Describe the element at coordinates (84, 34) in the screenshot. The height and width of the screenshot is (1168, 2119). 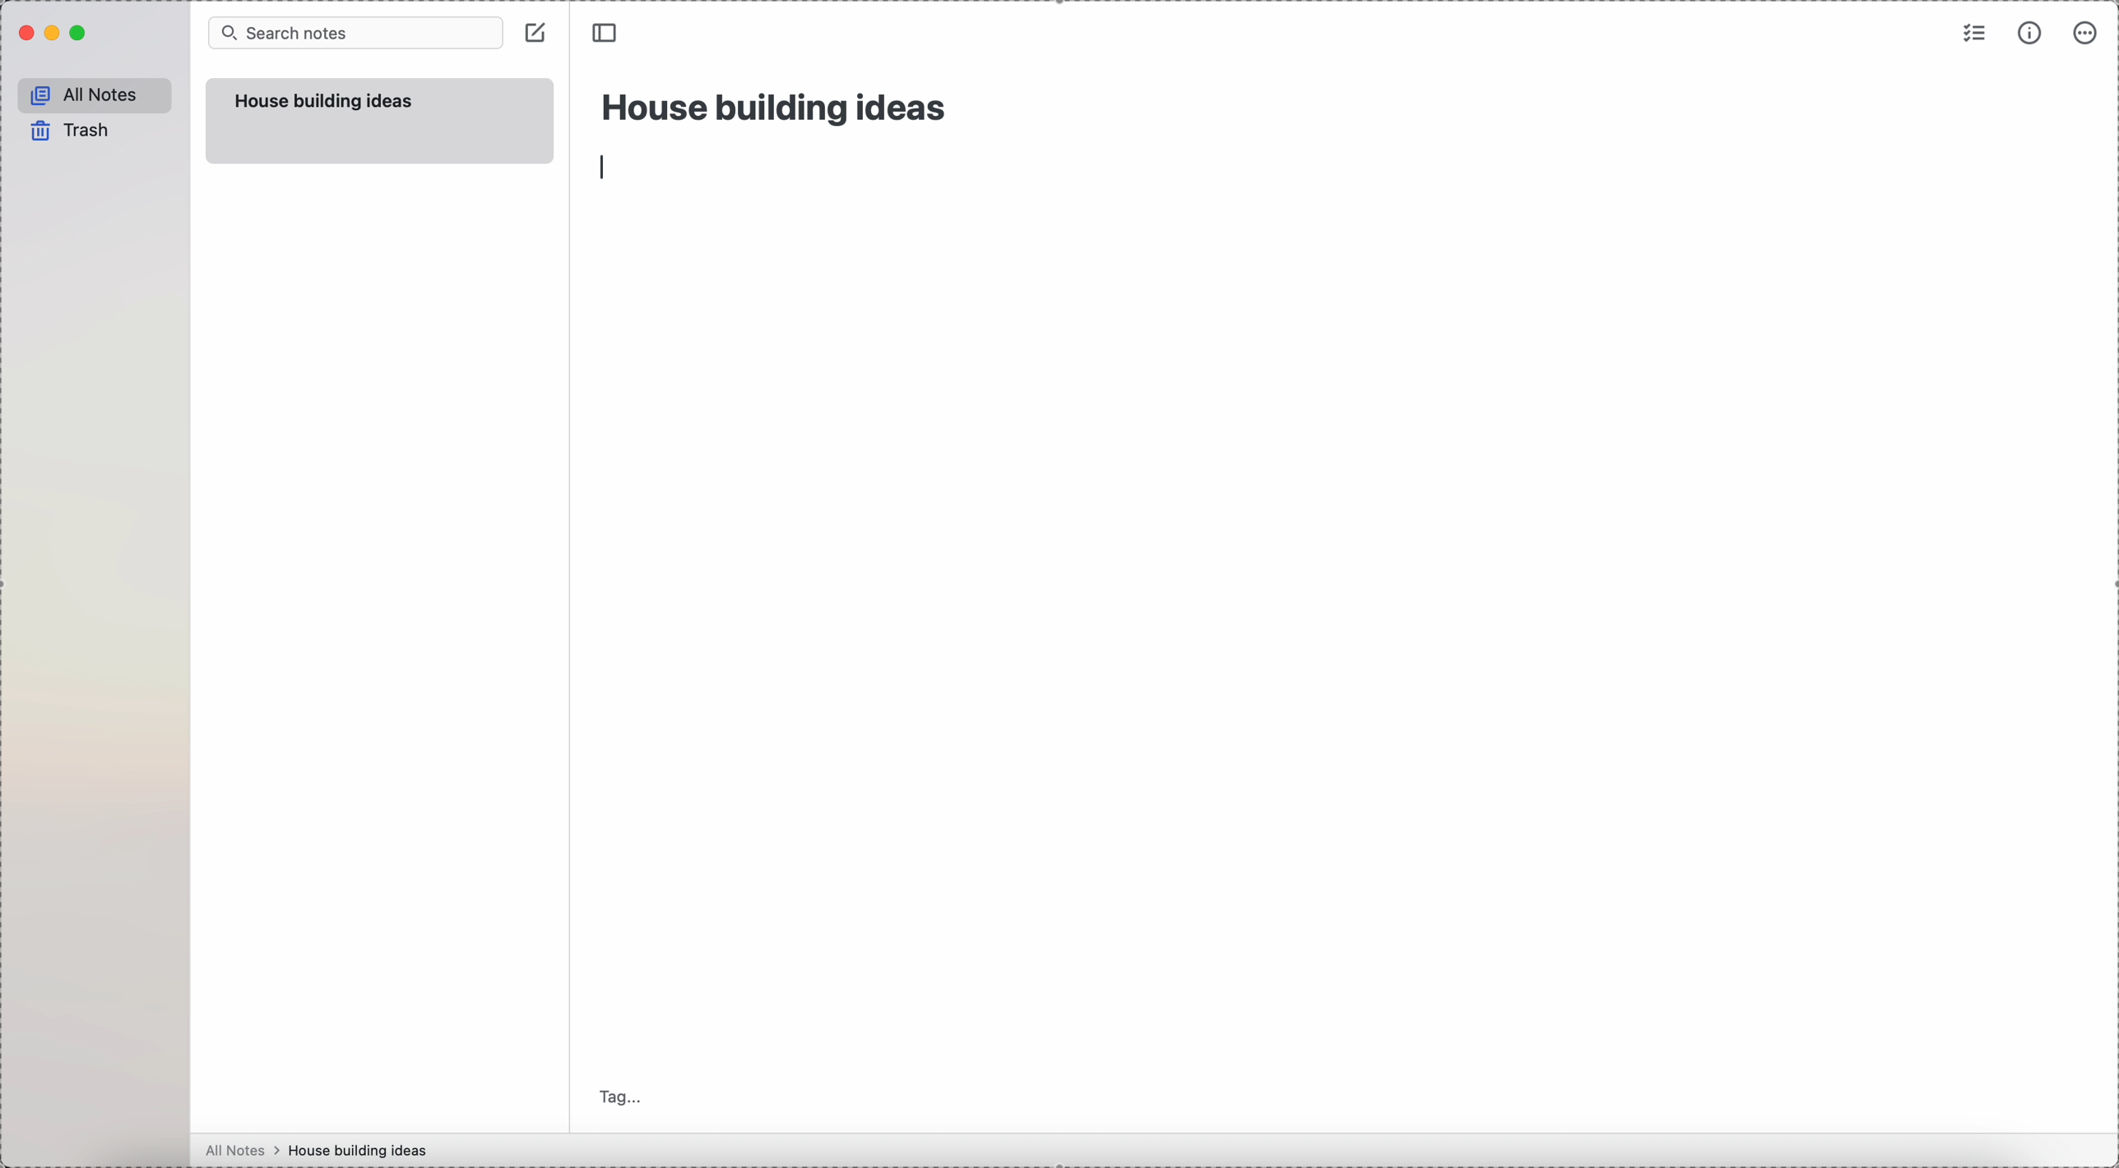
I see `maximize Simplenote` at that location.